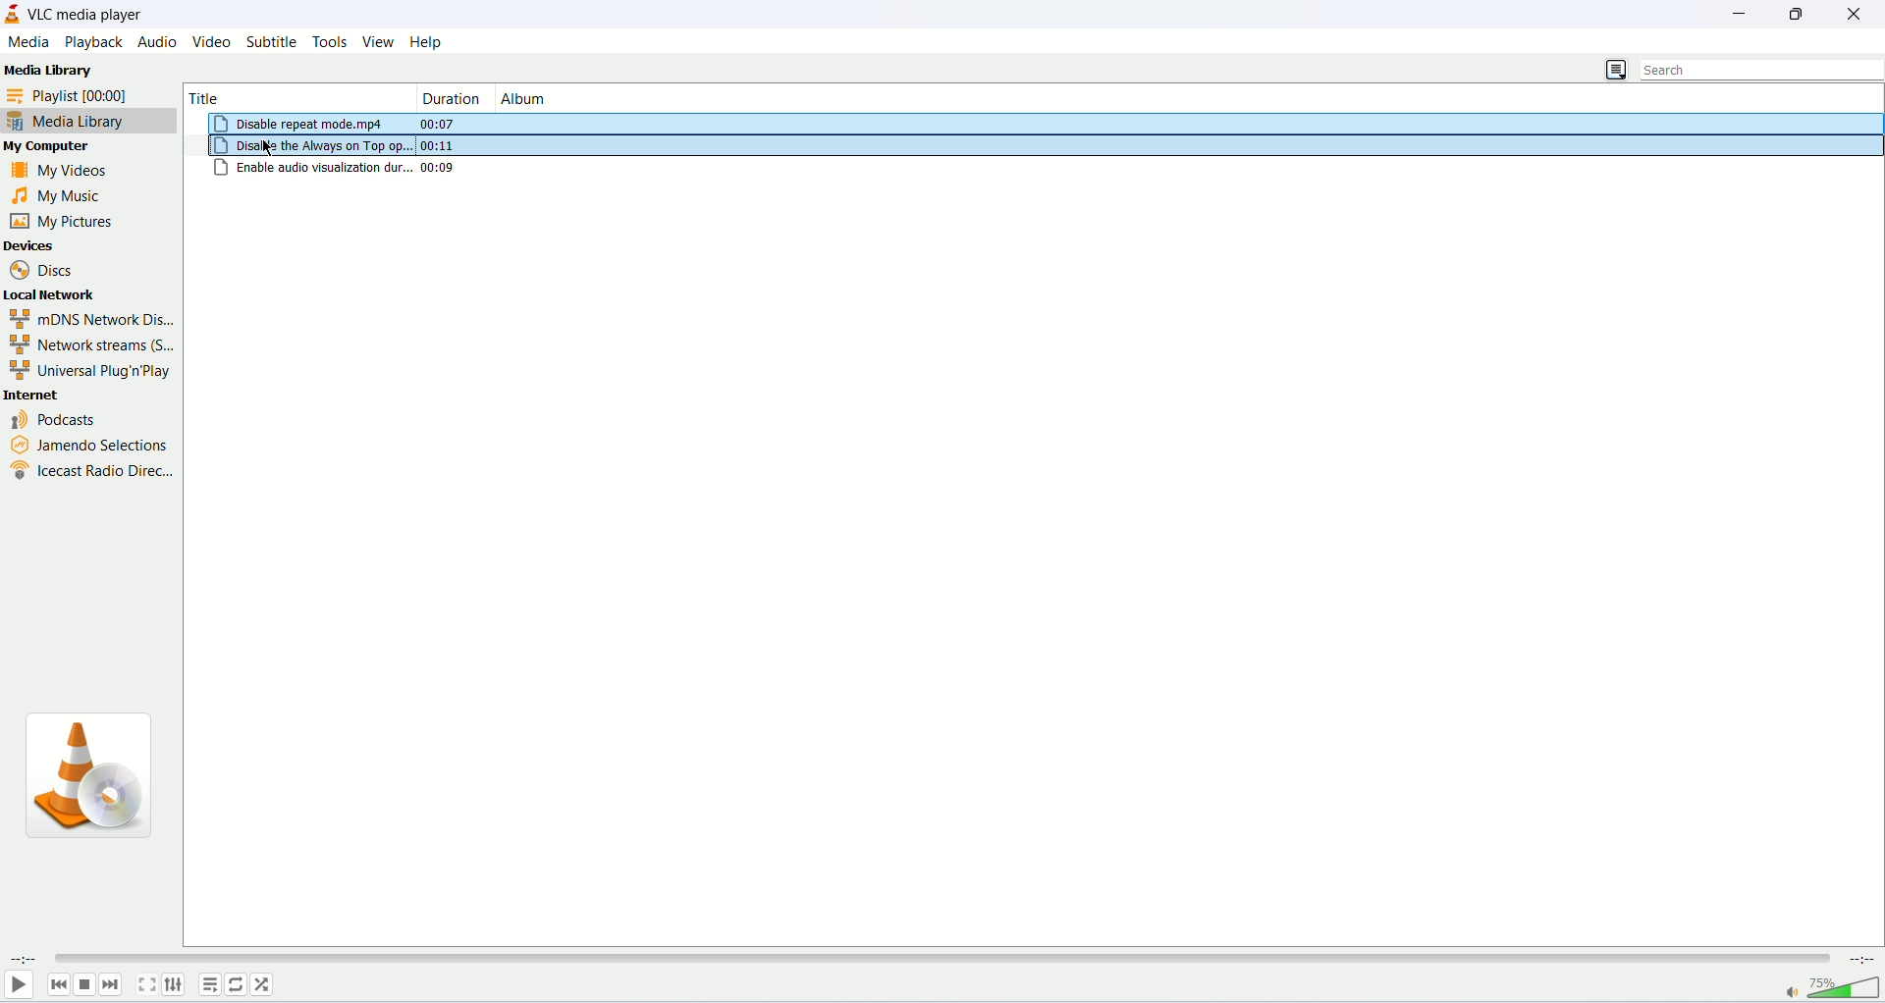 Image resolution: width=1885 pixels, height=1003 pixels. What do you see at coordinates (111, 984) in the screenshot?
I see `next` at bounding box center [111, 984].